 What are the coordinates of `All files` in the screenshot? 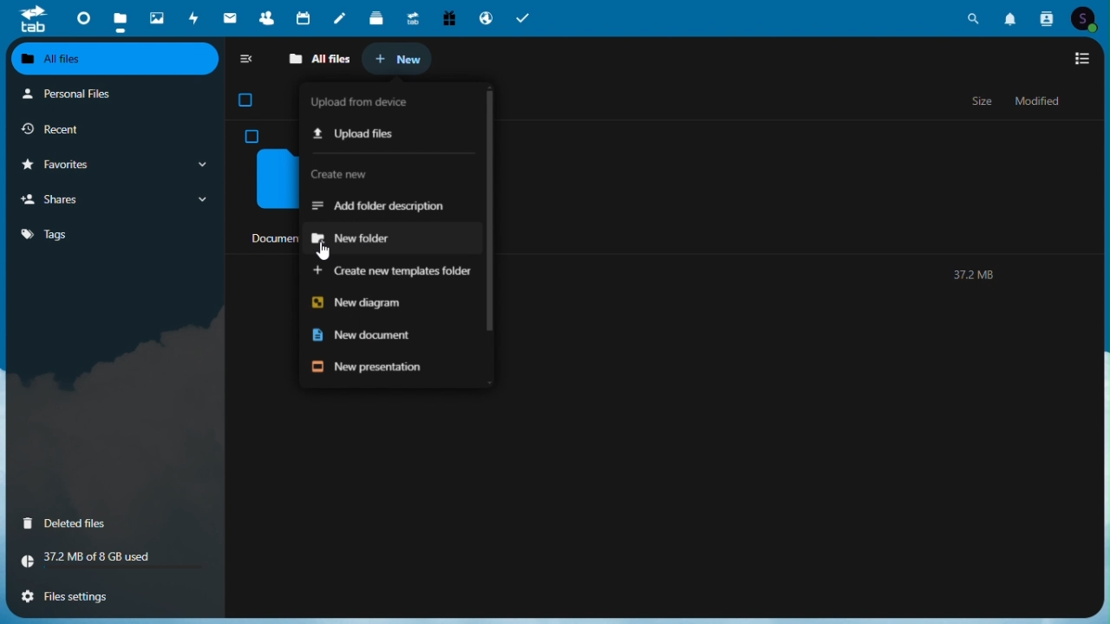 It's located at (111, 58).